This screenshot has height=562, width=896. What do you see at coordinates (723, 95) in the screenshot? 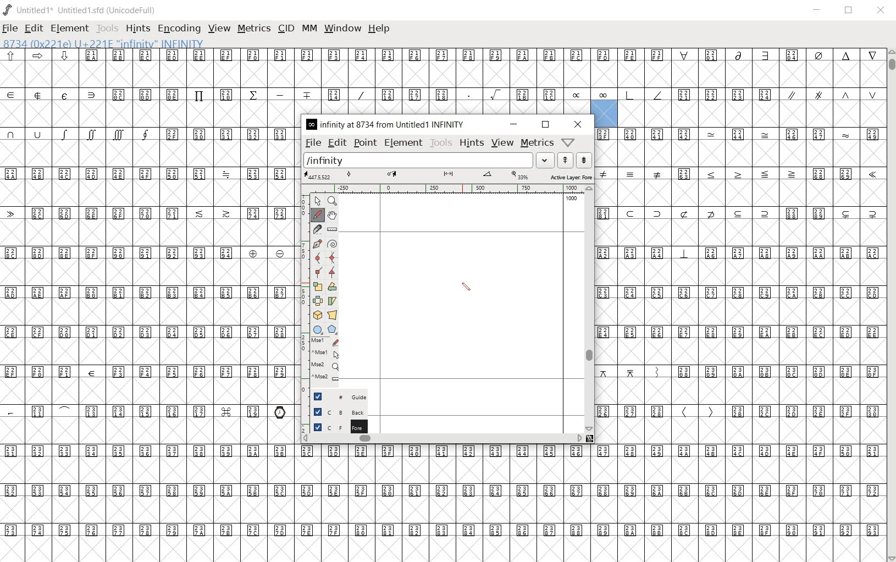
I see `Unicode code points` at bounding box center [723, 95].